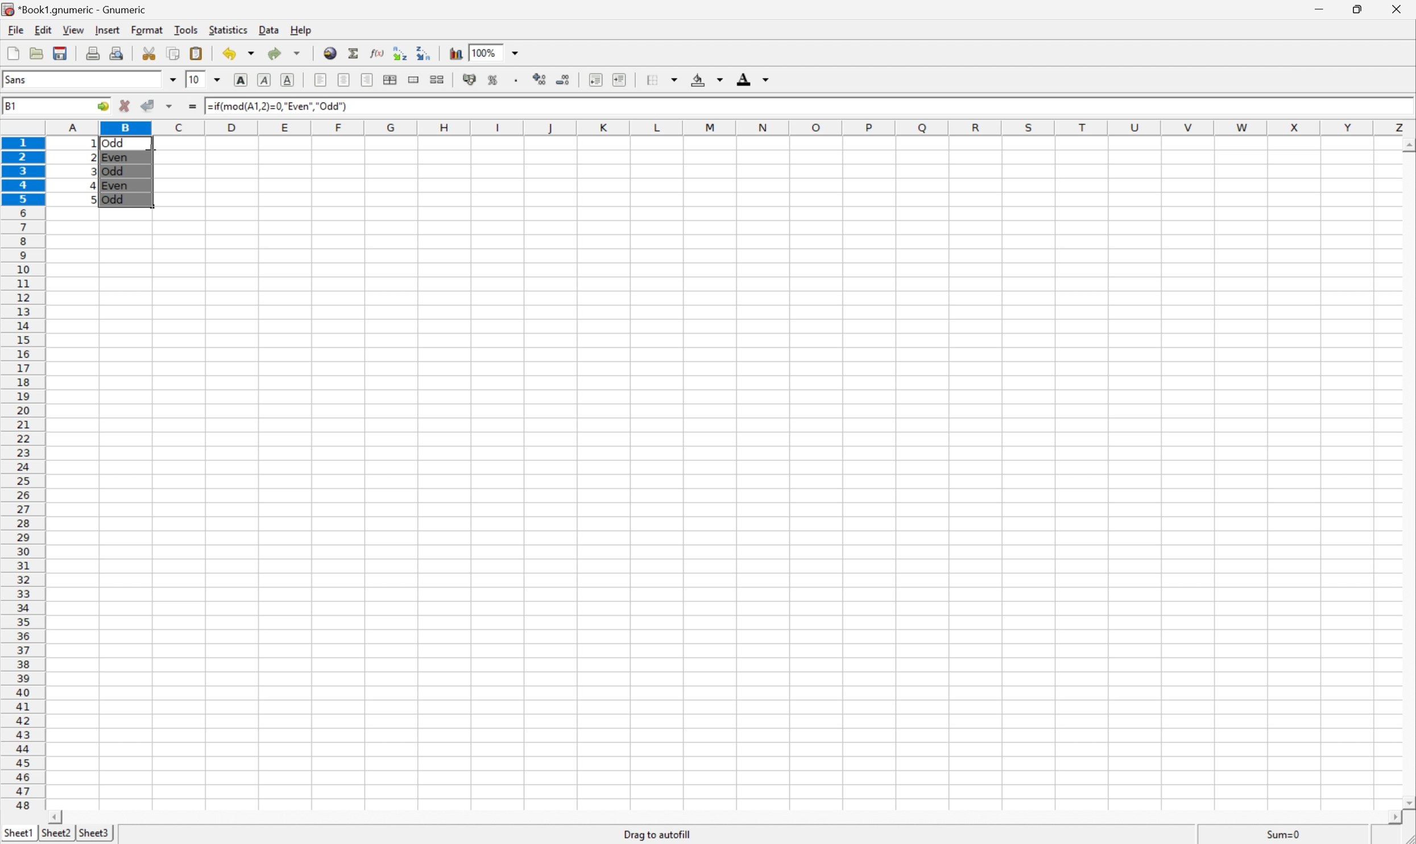 Image resolution: width=1416 pixels, height=844 pixels. What do you see at coordinates (15, 104) in the screenshot?
I see `B2` at bounding box center [15, 104].